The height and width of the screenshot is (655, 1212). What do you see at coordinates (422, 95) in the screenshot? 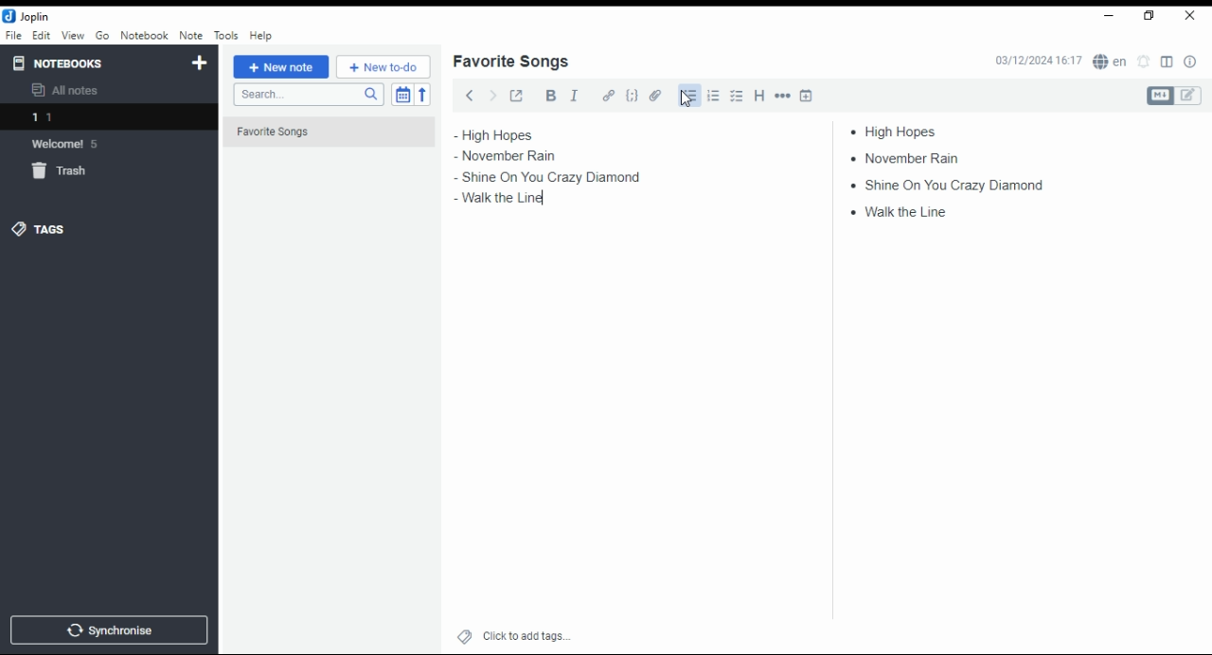
I see `reverse sort order` at bounding box center [422, 95].